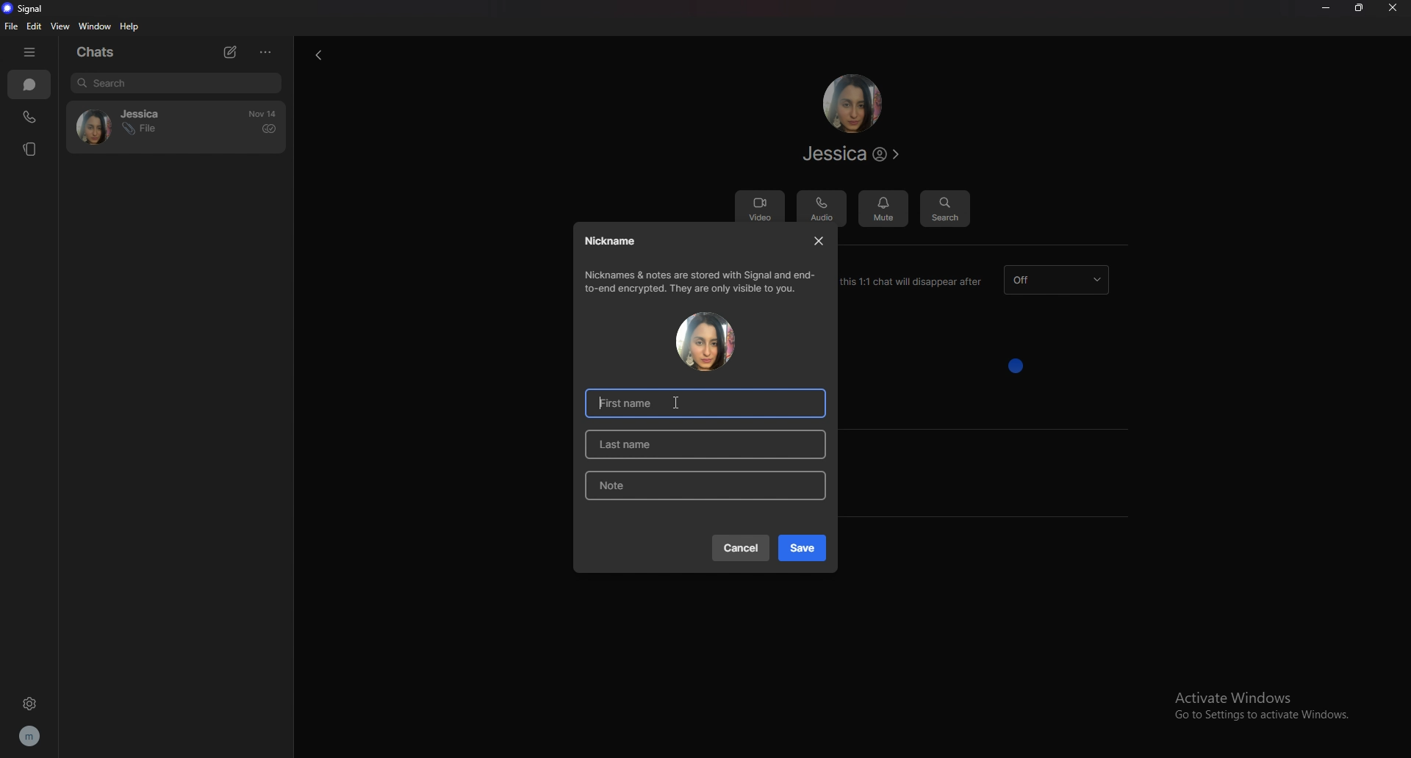 This screenshot has height=758, width=1411. What do you see at coordinates (1325, 9) in the screenshot?
I see `minimize` at bounding box center [1325, 9].